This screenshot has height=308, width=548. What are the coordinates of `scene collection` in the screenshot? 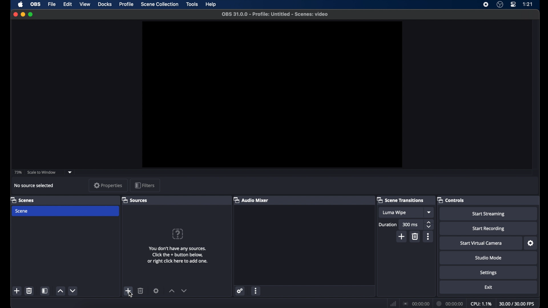 It's located at (159, 4).